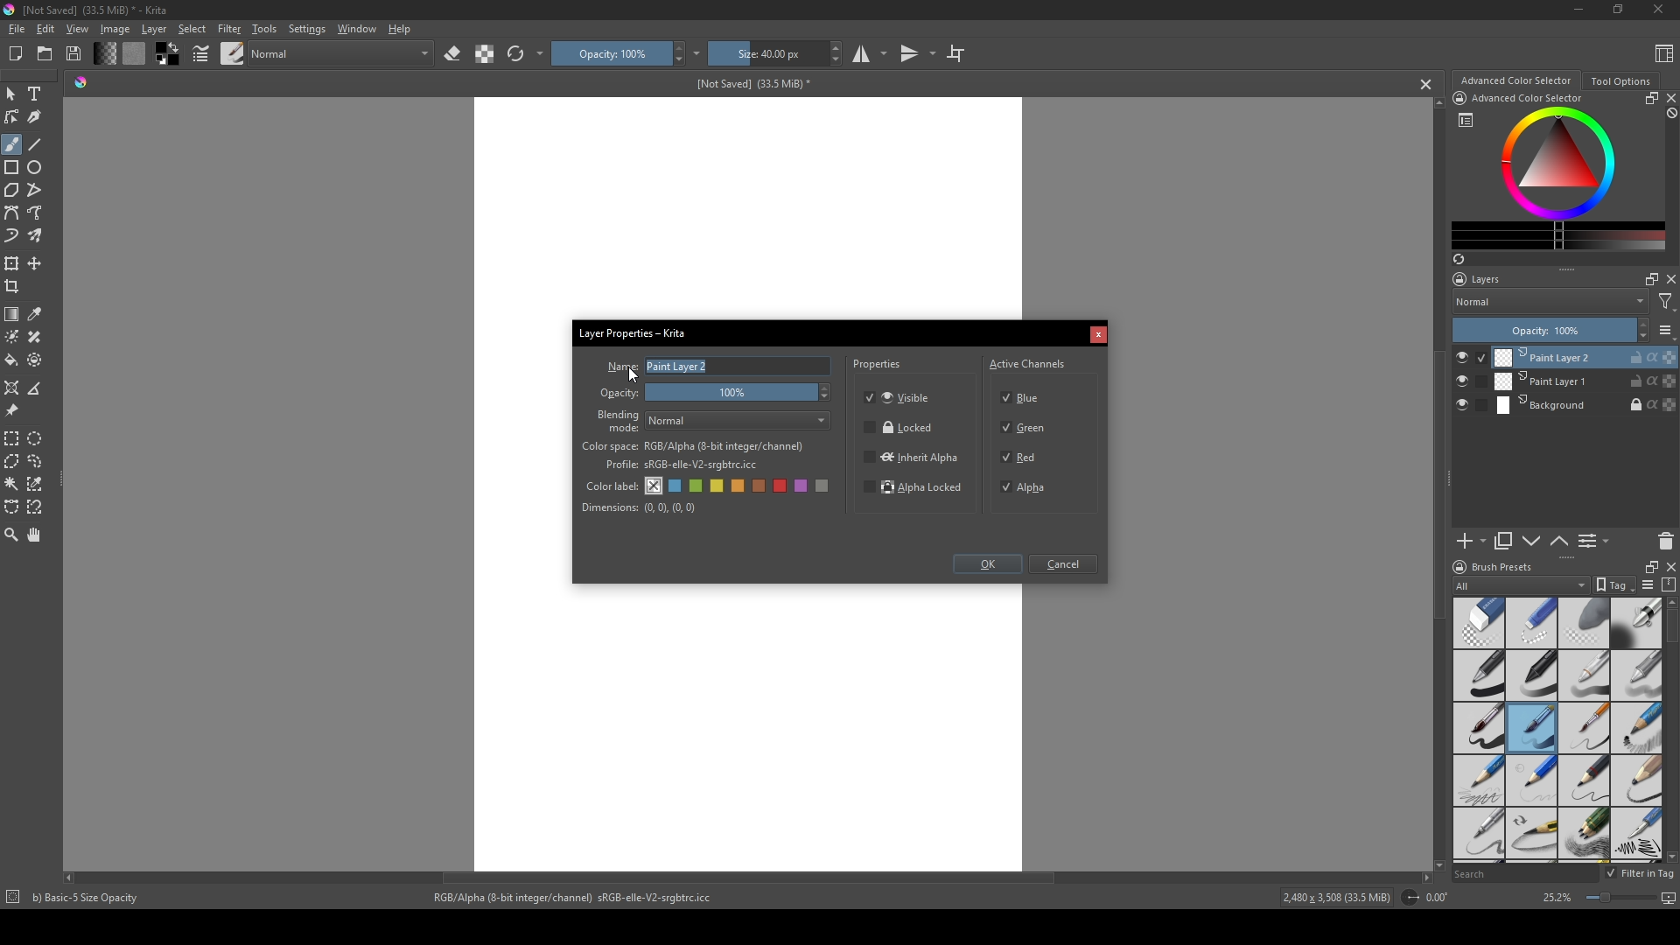  I want to click on check button, so click(1470, 357).